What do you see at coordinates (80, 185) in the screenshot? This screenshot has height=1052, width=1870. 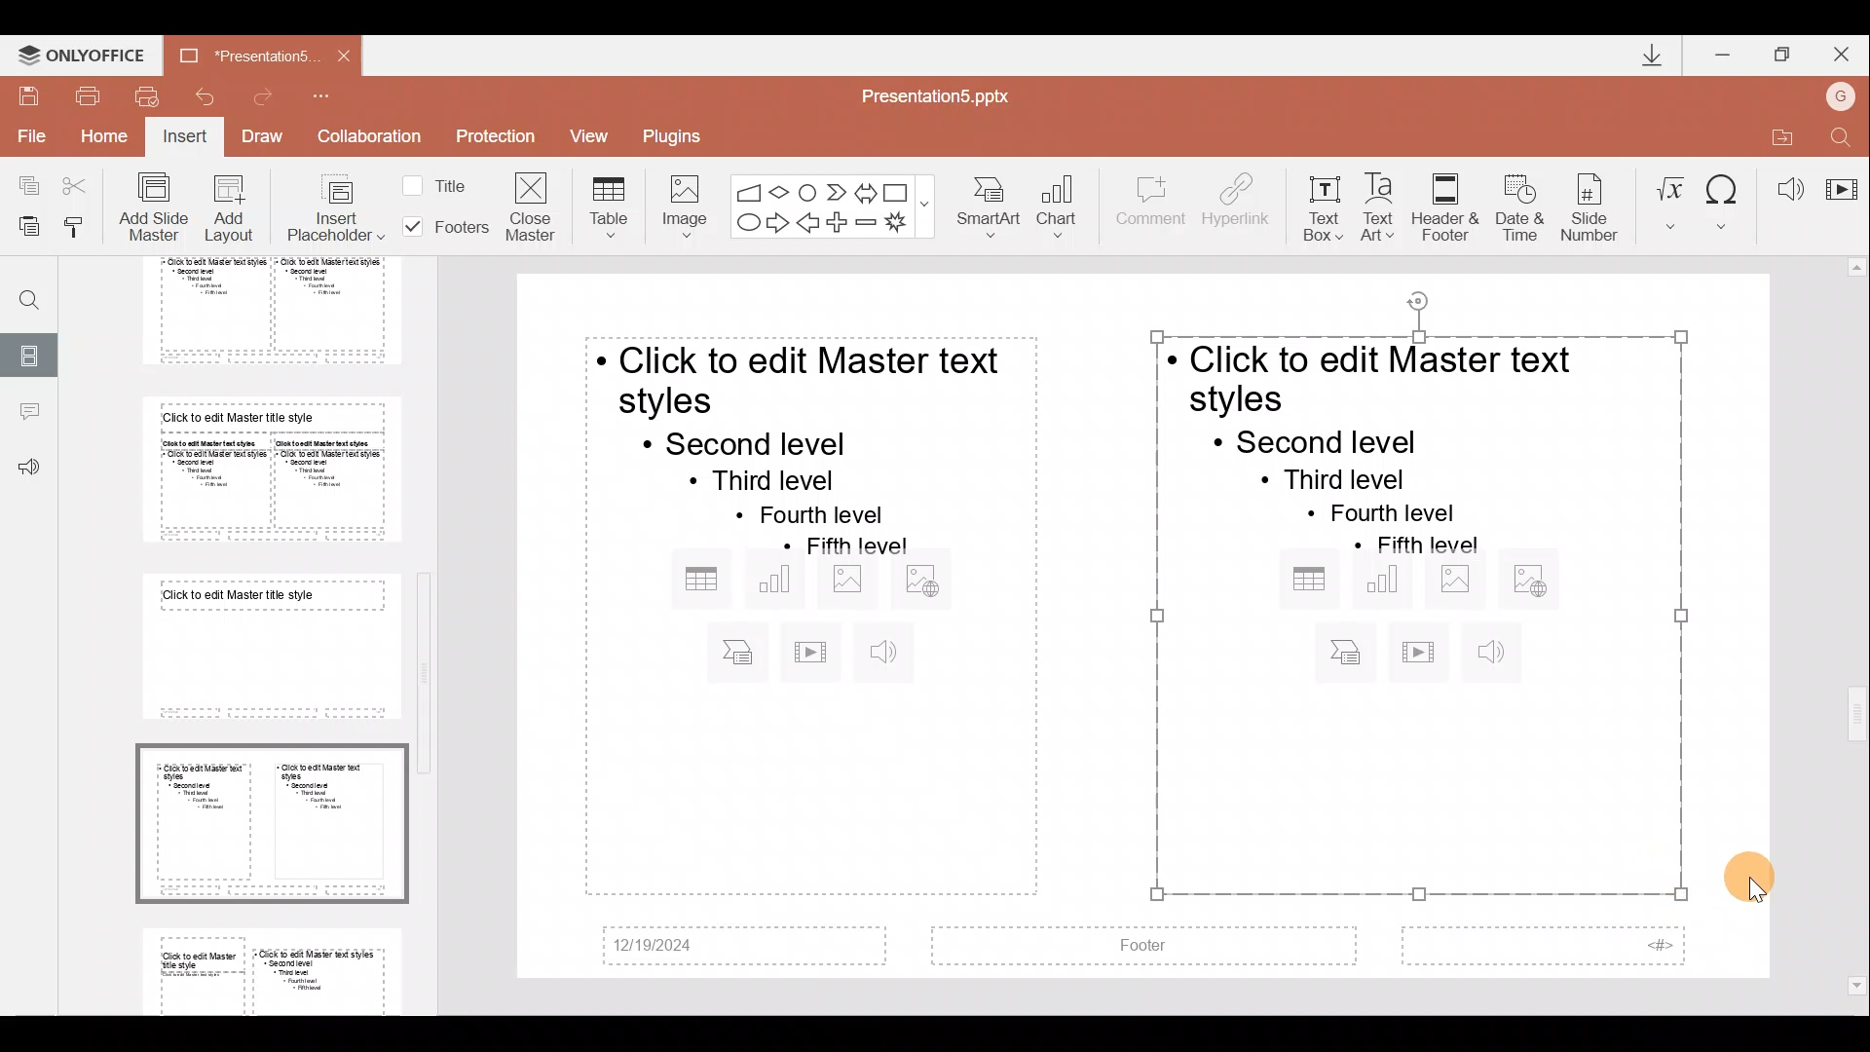 I see `Cut` at bounding box center [80, 185].